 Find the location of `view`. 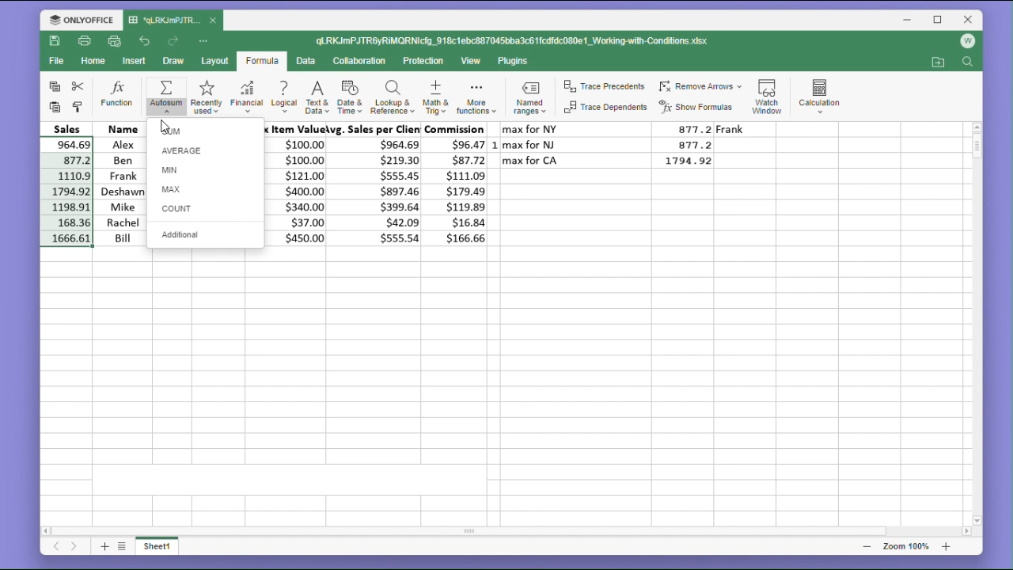

view is located at coordinates (472, 62).